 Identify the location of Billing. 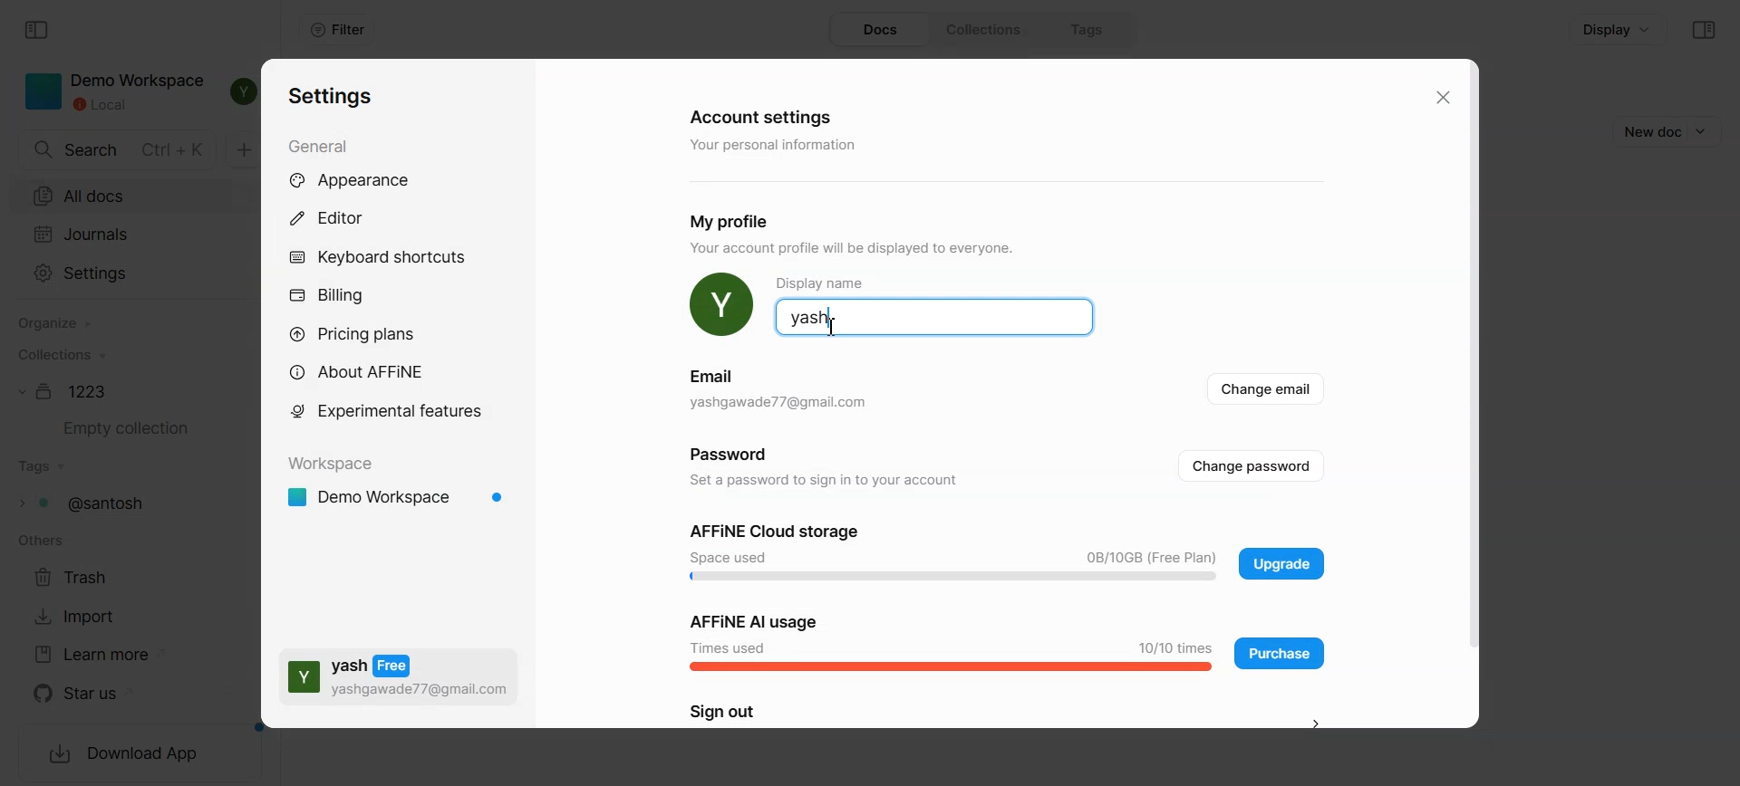
(326, 297).